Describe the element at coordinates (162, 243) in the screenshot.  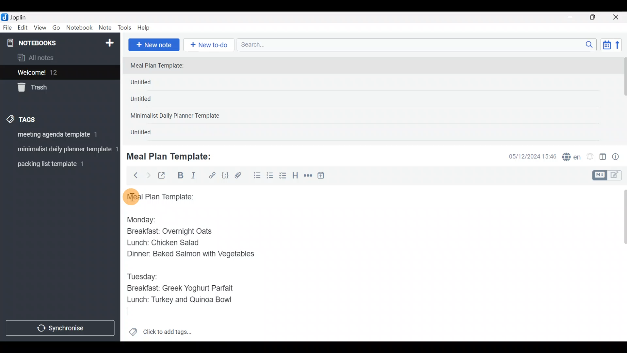
I see `Lunch: Chicken Salad` at that location.